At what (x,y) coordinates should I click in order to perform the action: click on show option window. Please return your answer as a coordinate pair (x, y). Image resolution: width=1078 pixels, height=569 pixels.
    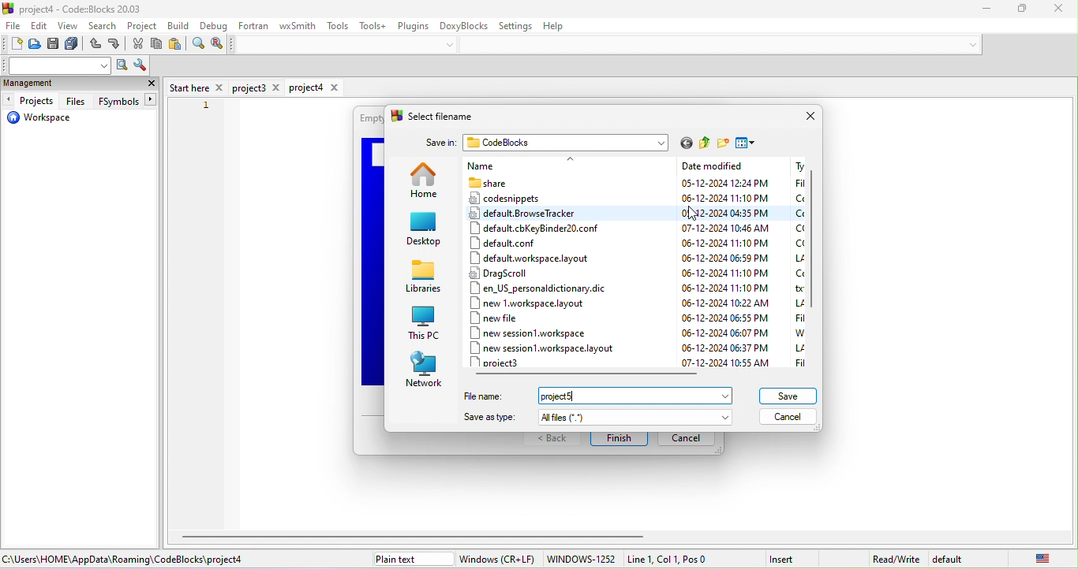
    Looking at the image, I should click on (140, 66).